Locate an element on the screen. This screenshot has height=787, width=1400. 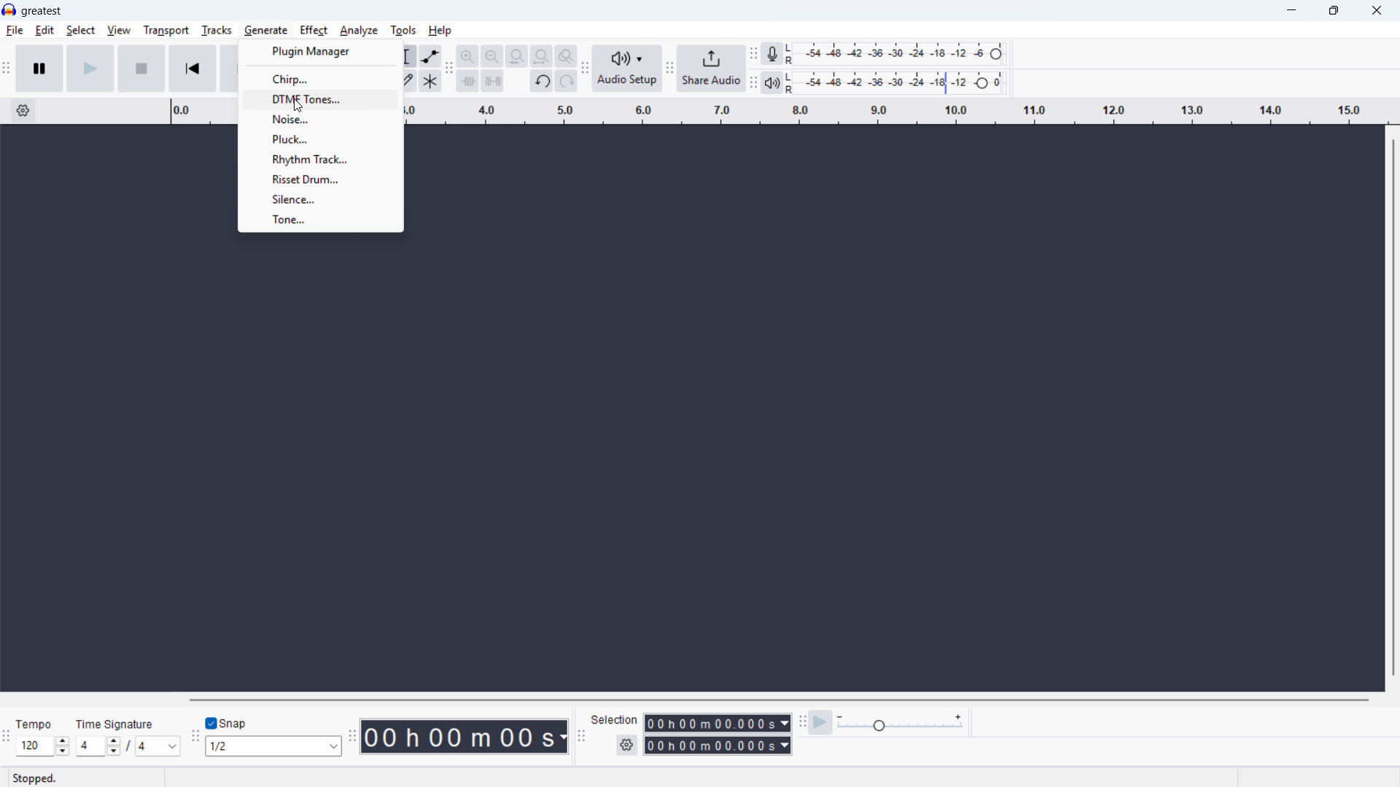
edit is located at coordinates (45, 31).